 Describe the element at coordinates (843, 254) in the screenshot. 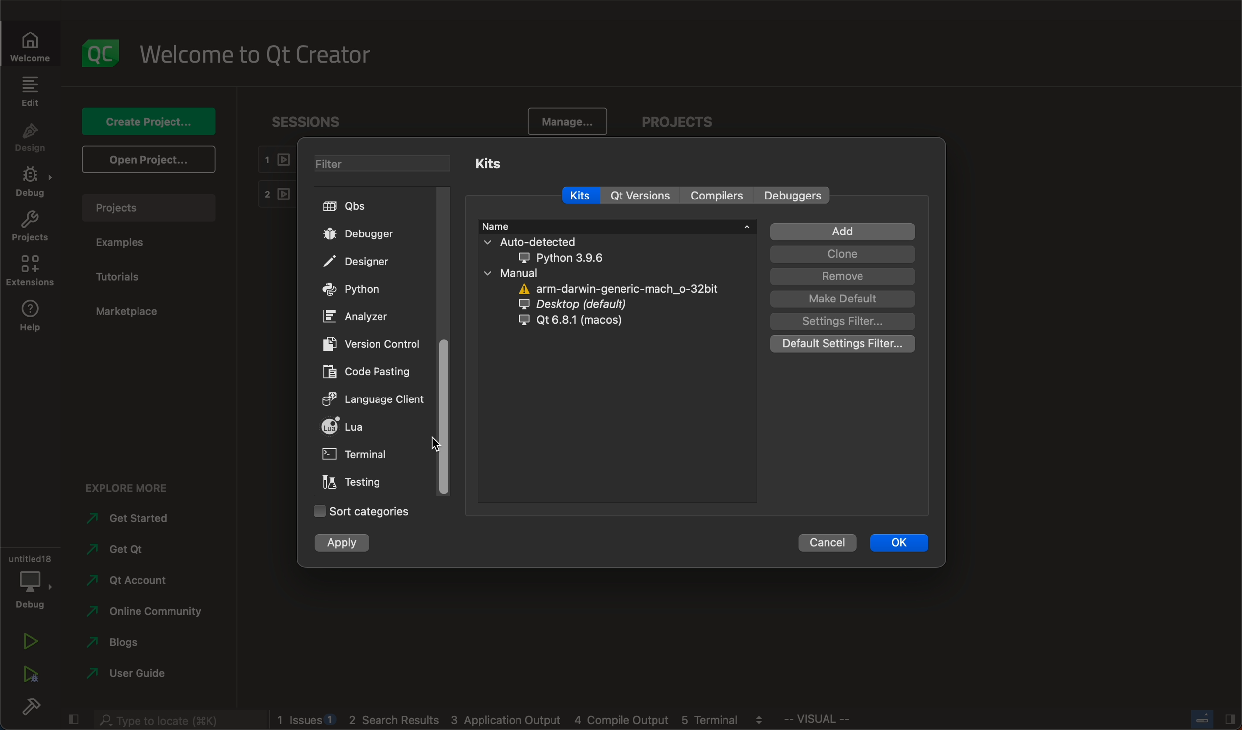

I see `clone` at that location.